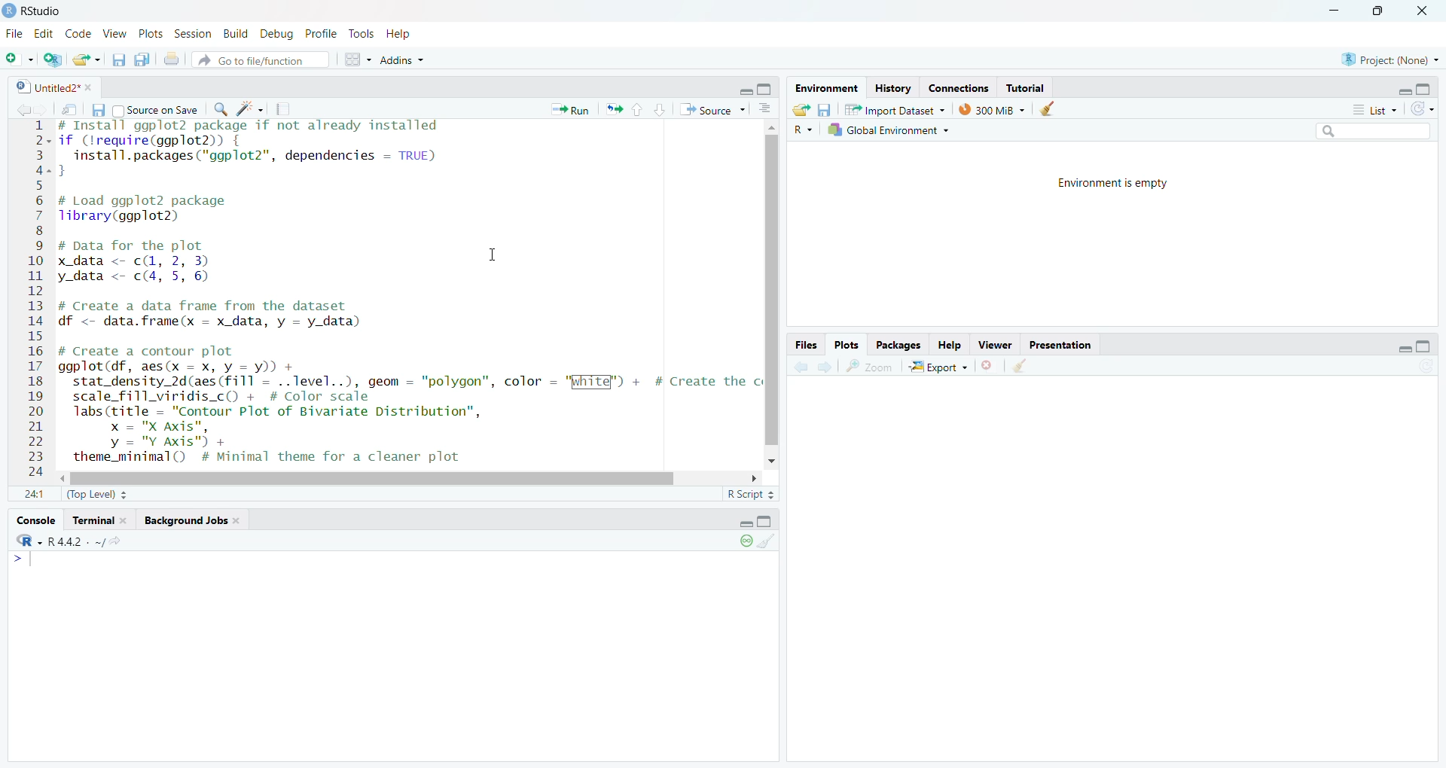  Describe the element at coordinates (28, 298) in the screenshot. I see `12345678910at12131415161718192021222324` at that location.